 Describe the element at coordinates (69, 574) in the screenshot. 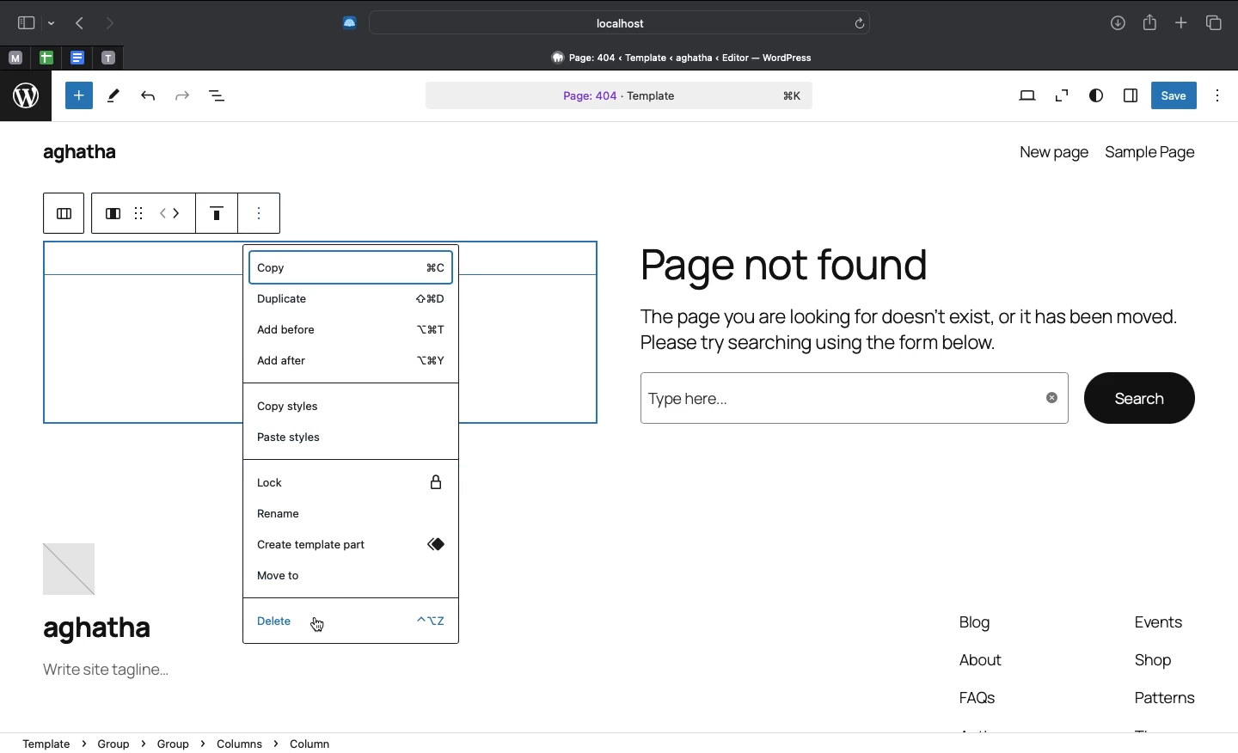

I see `Image` at that location.